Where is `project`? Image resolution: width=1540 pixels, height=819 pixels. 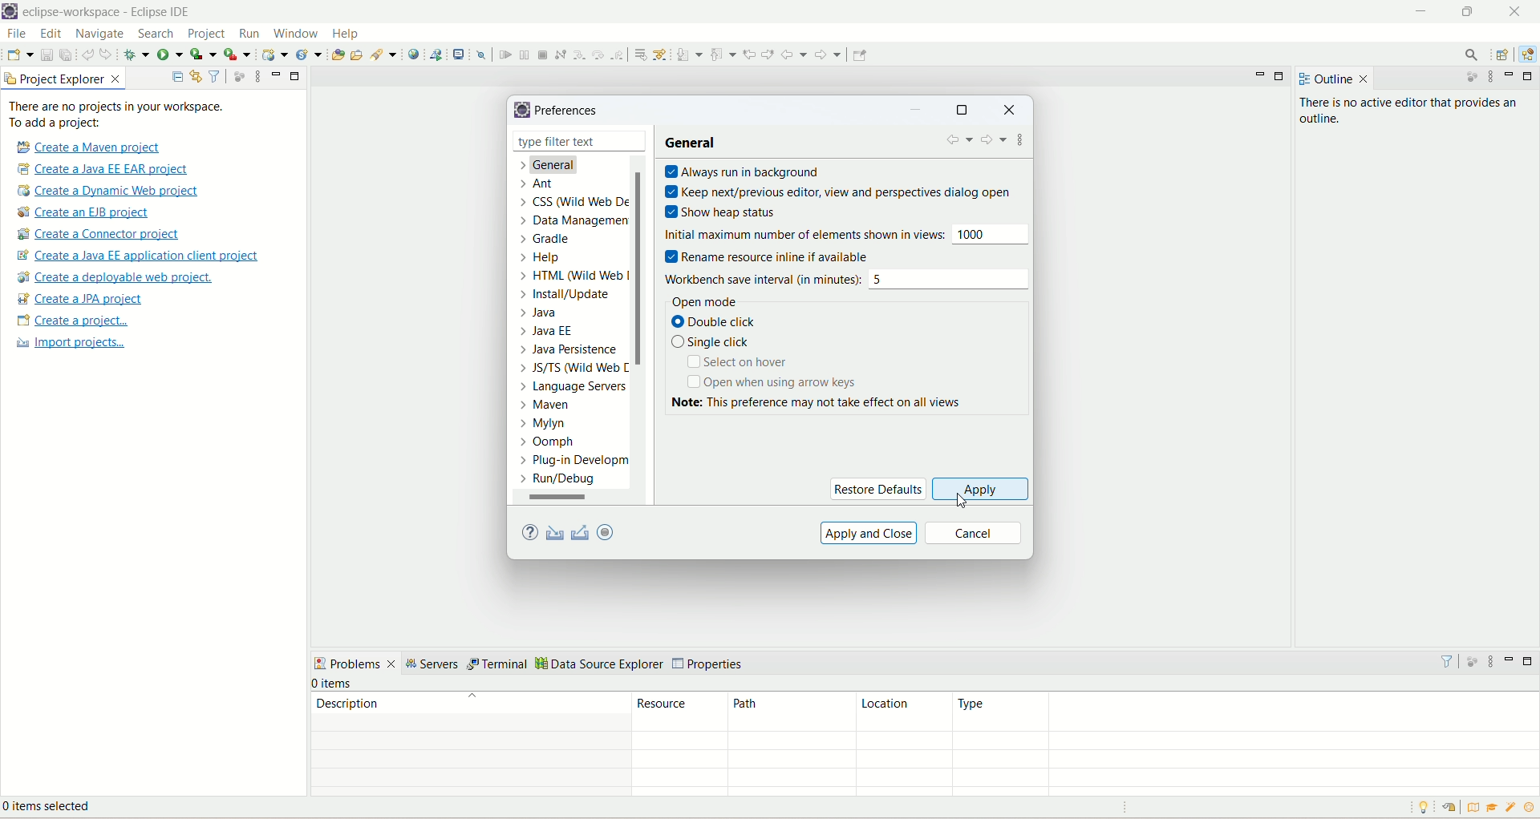 project is located at coordinates (207, 35).